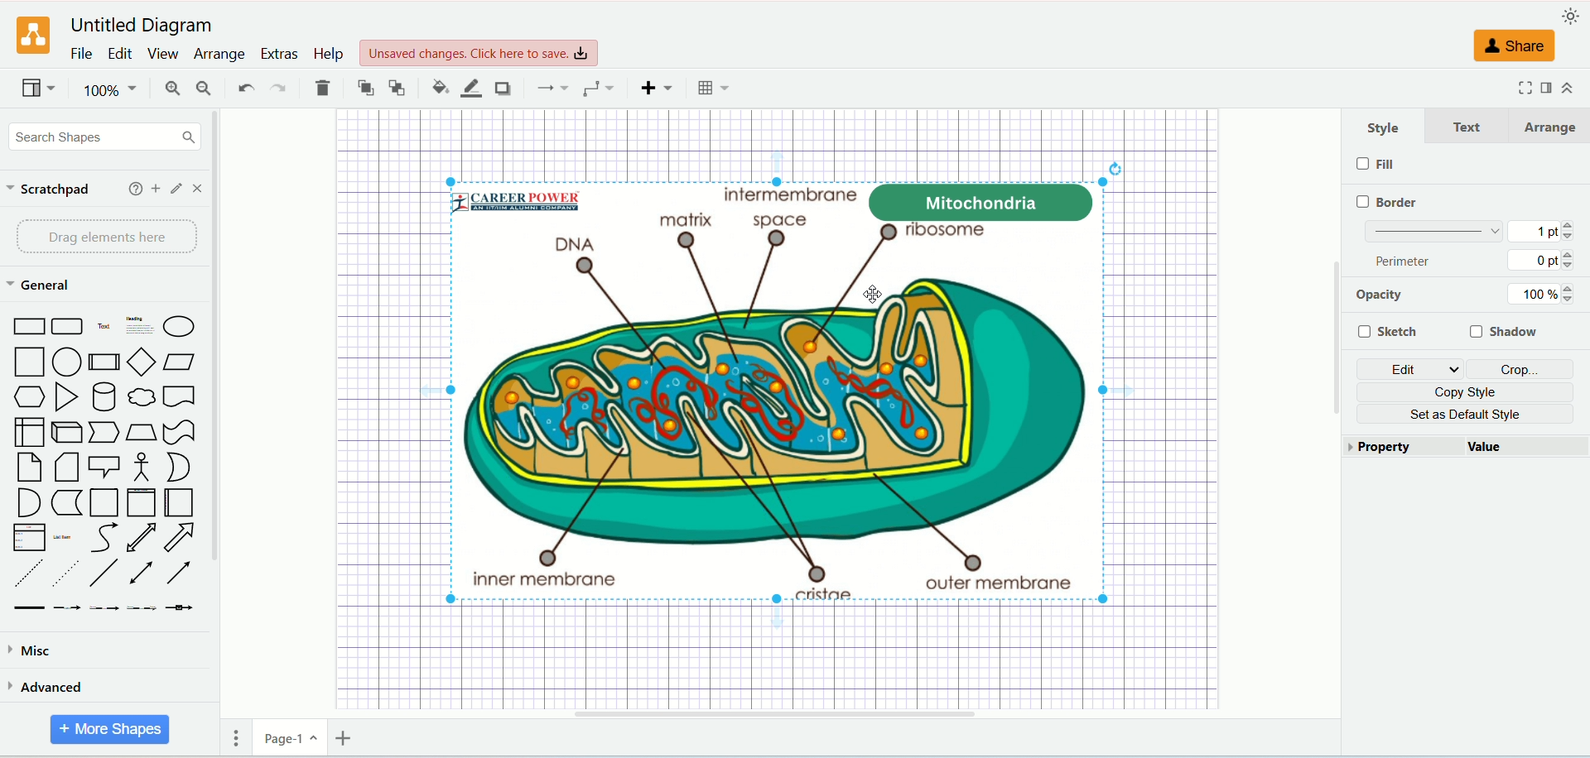 Image resolution: width=1590 pixels, height=758 pixels. I want to click on redo, so click(279, 89).